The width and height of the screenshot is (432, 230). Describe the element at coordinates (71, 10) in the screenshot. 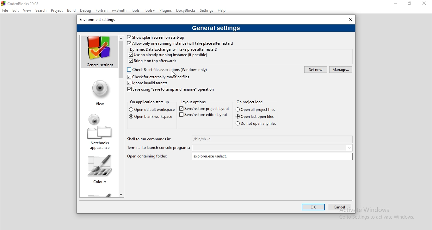

I see `Build` at that location.